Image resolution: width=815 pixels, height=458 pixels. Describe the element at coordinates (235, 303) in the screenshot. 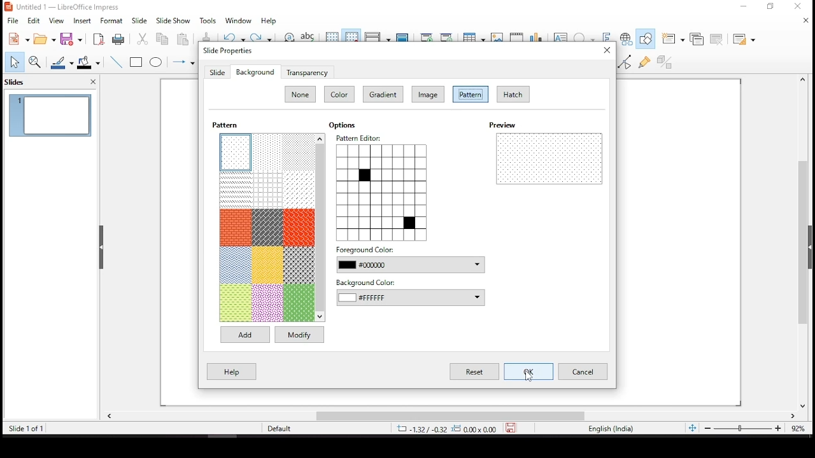

I see `pattern` at that location.